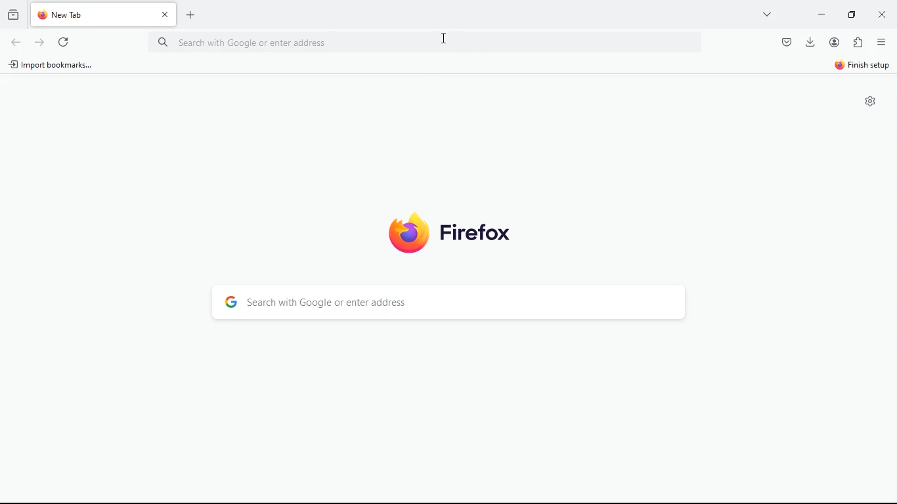 The height and width of the screenshot is (504, 897). I want to click on pocket, so click(785, 42).